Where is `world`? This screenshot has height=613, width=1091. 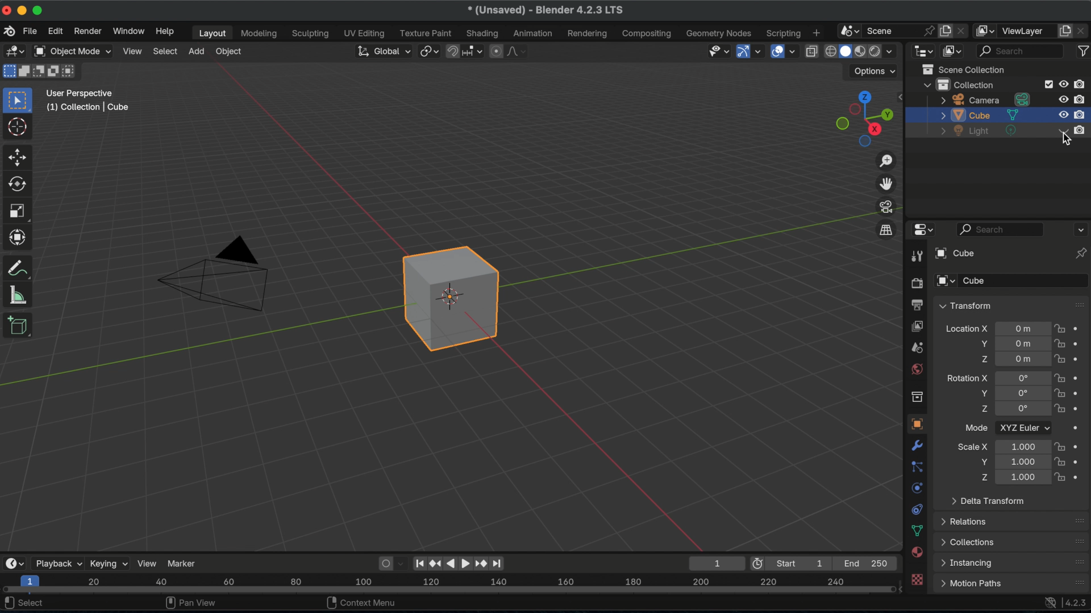
world is located at coordinates (916, 368).